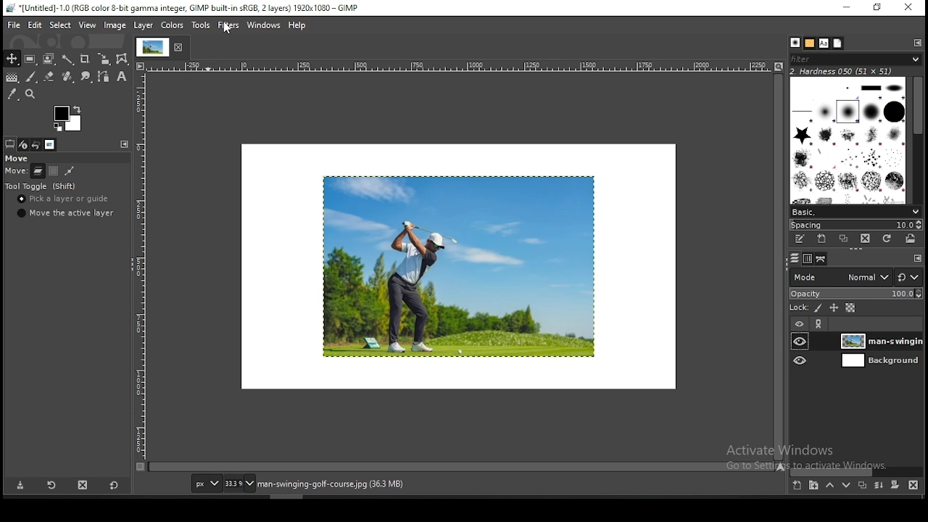 The height and width of the screenshot is (522, 928). What do you see at coordinates (914, 140) in the screenshot?
I see `scroll bar` at bounding box center [914, 140].